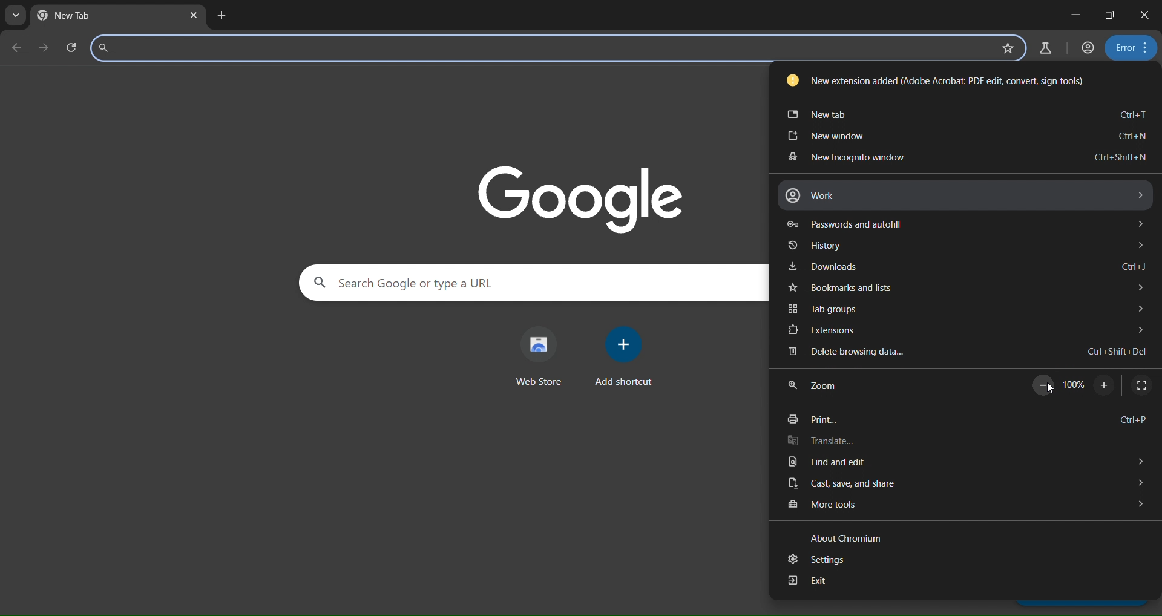  Describe the element at coordinates (76, 46) in the screenshot. I see `reload this page` at that location.